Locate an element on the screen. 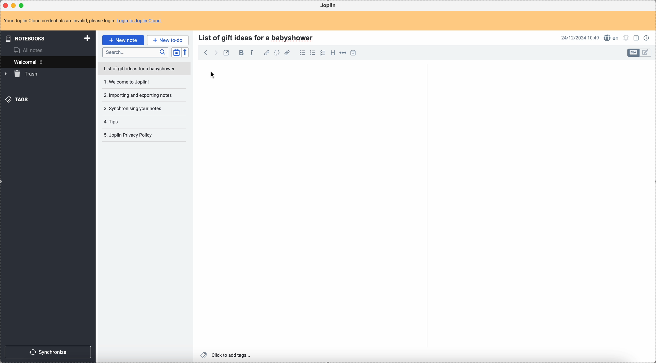 The width and height of the screenshot is (656, 363). Welcome to joplin is located at coordinates (139, 83).